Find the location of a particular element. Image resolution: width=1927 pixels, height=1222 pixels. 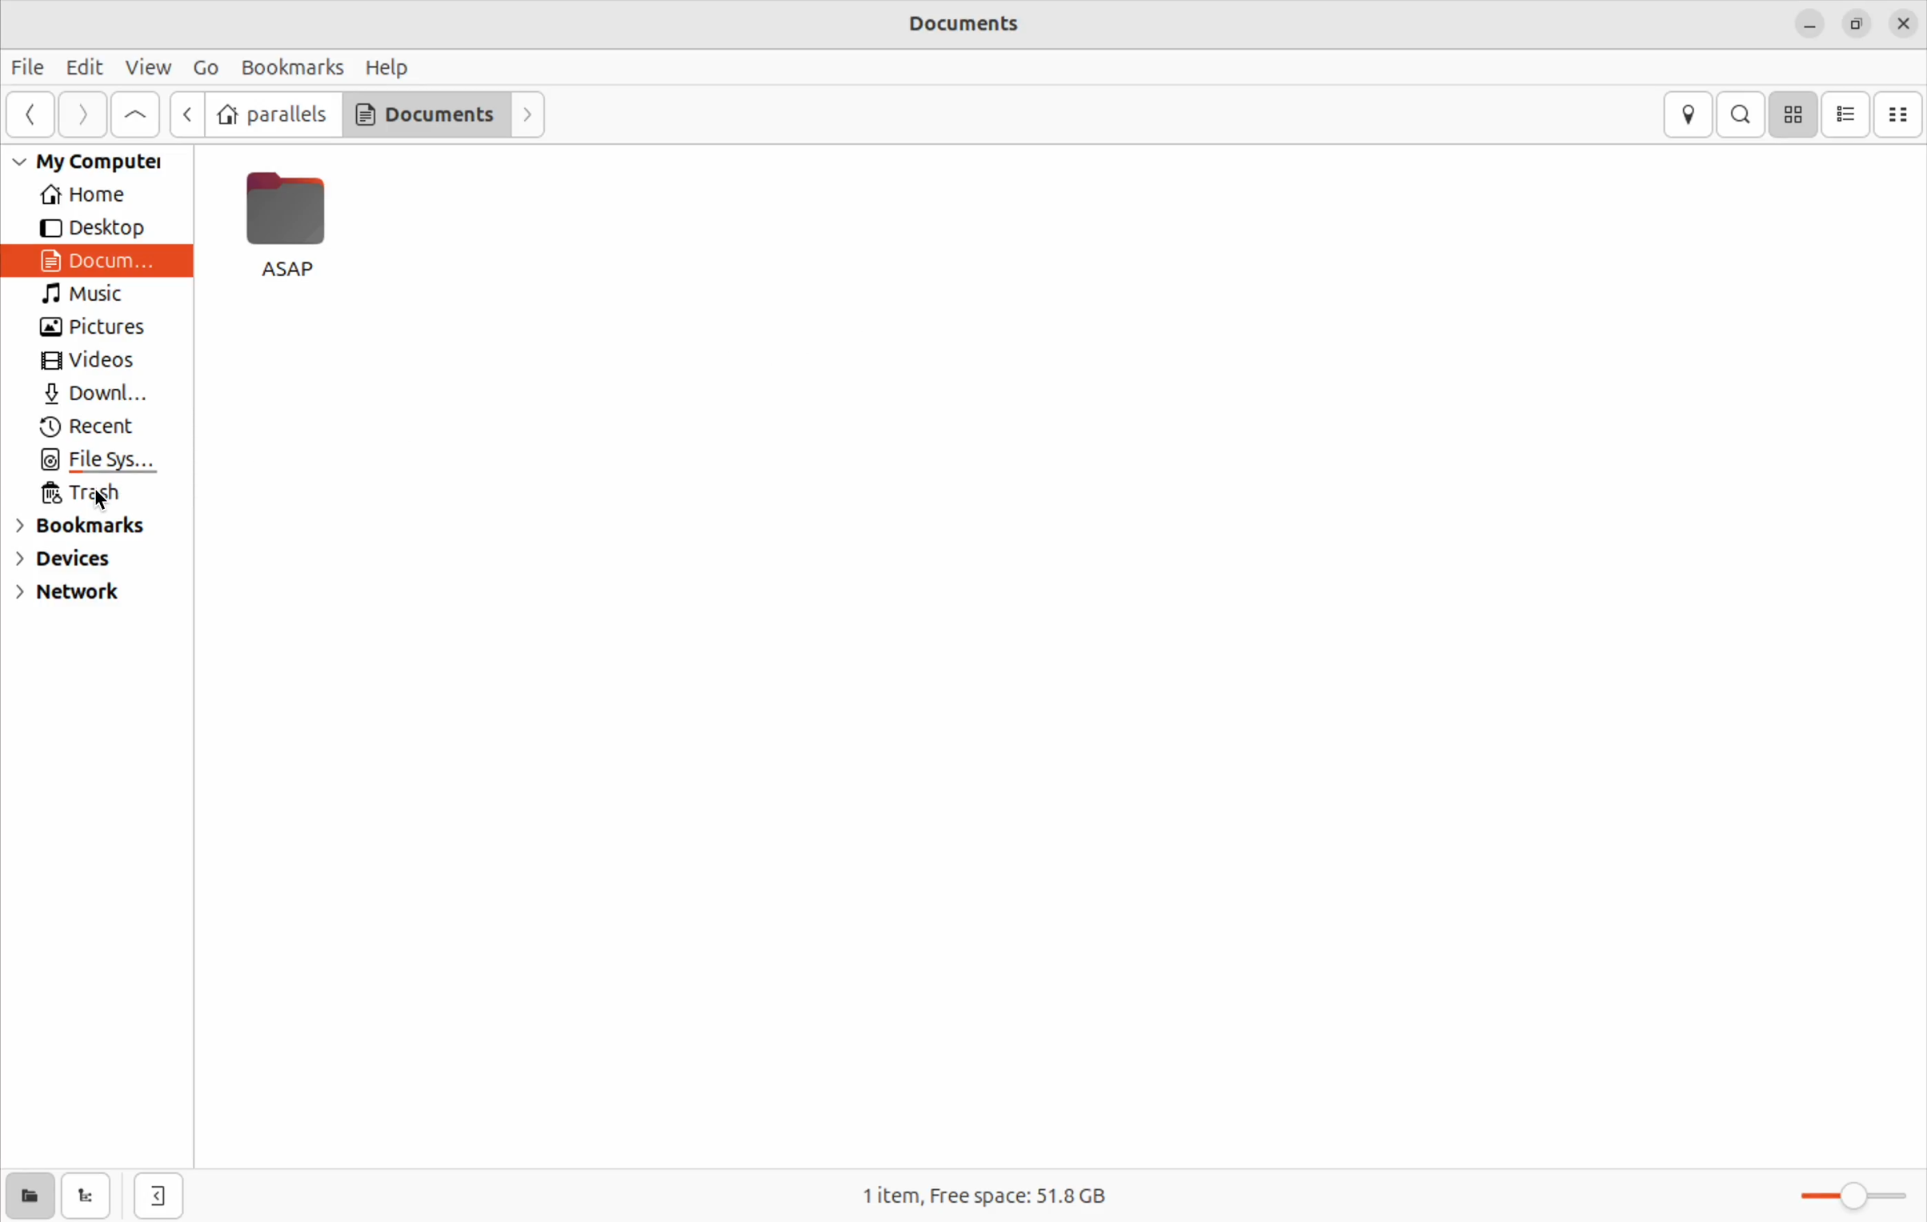

Edit is located at coordinates (83, 66).